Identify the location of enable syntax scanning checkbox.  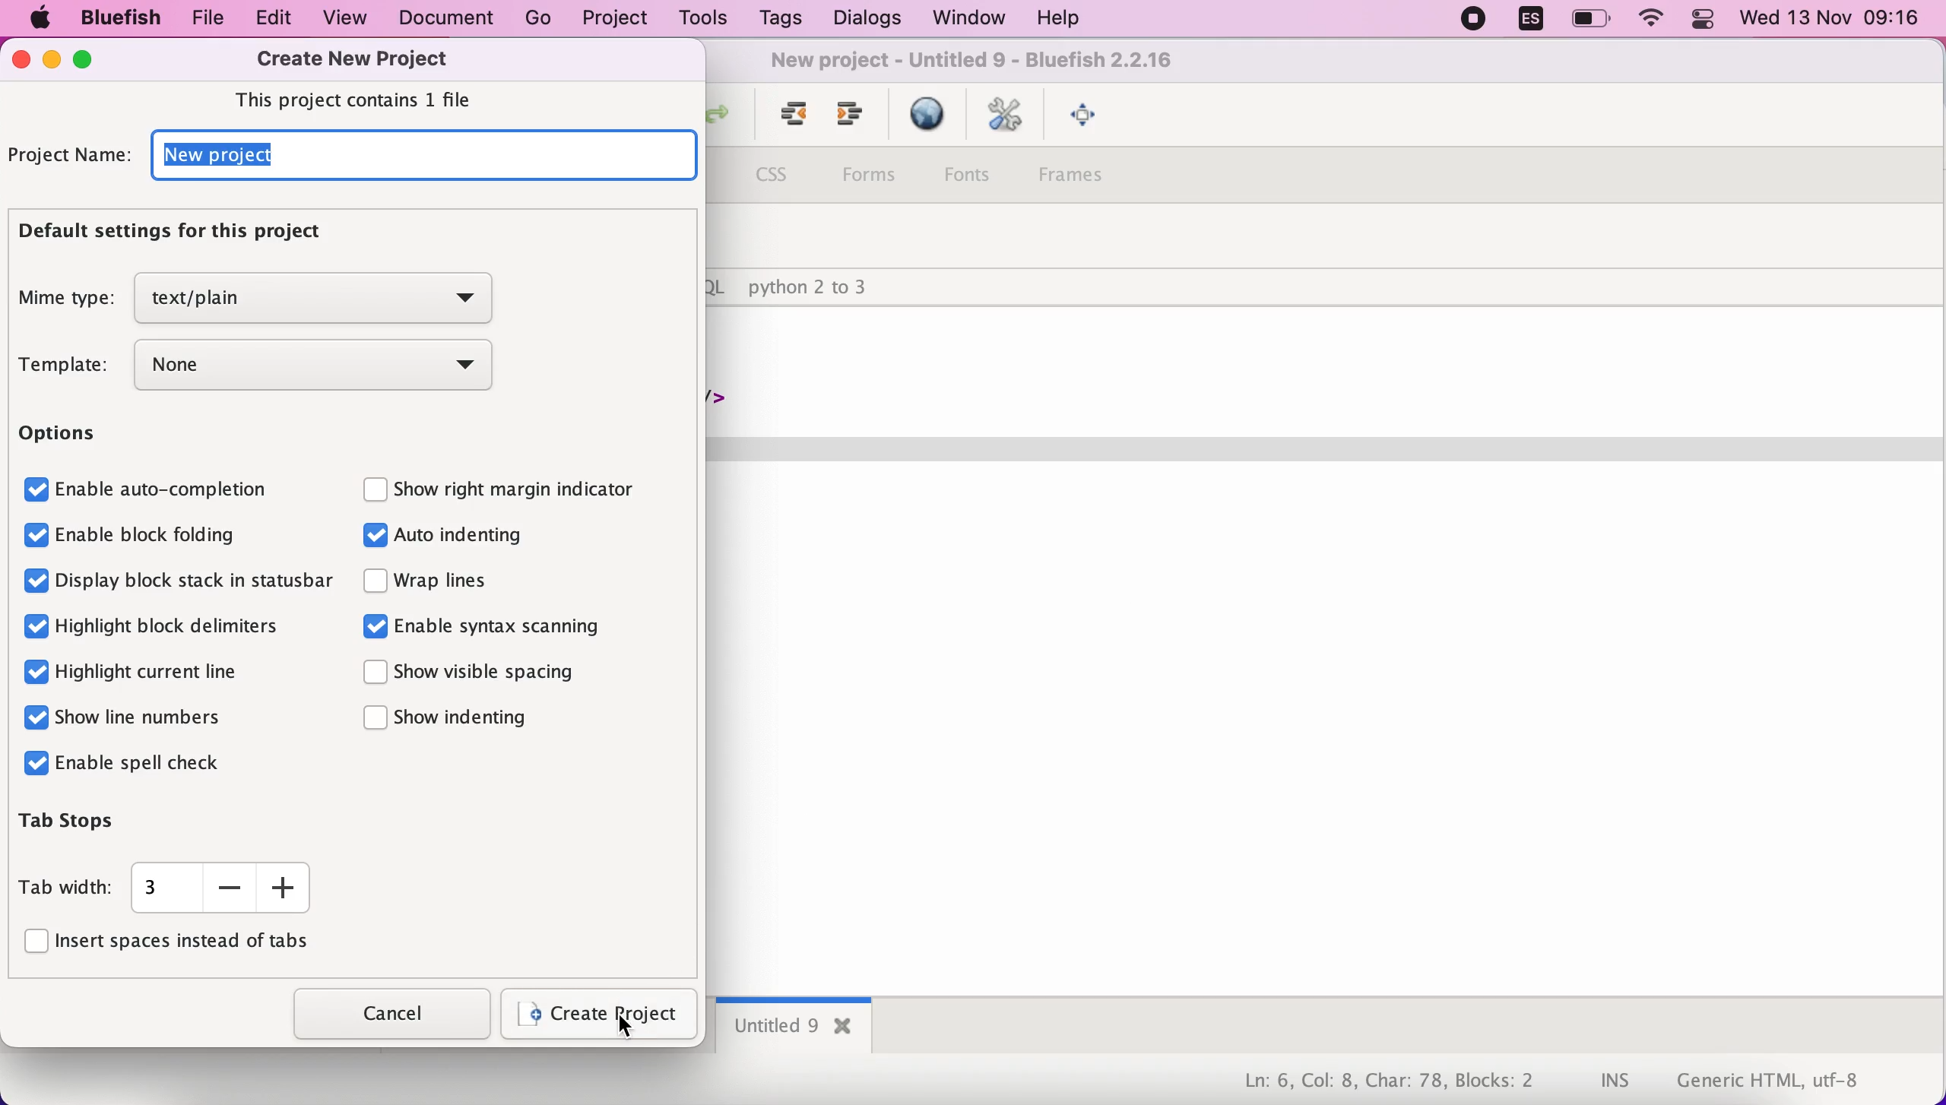
(492, 629).